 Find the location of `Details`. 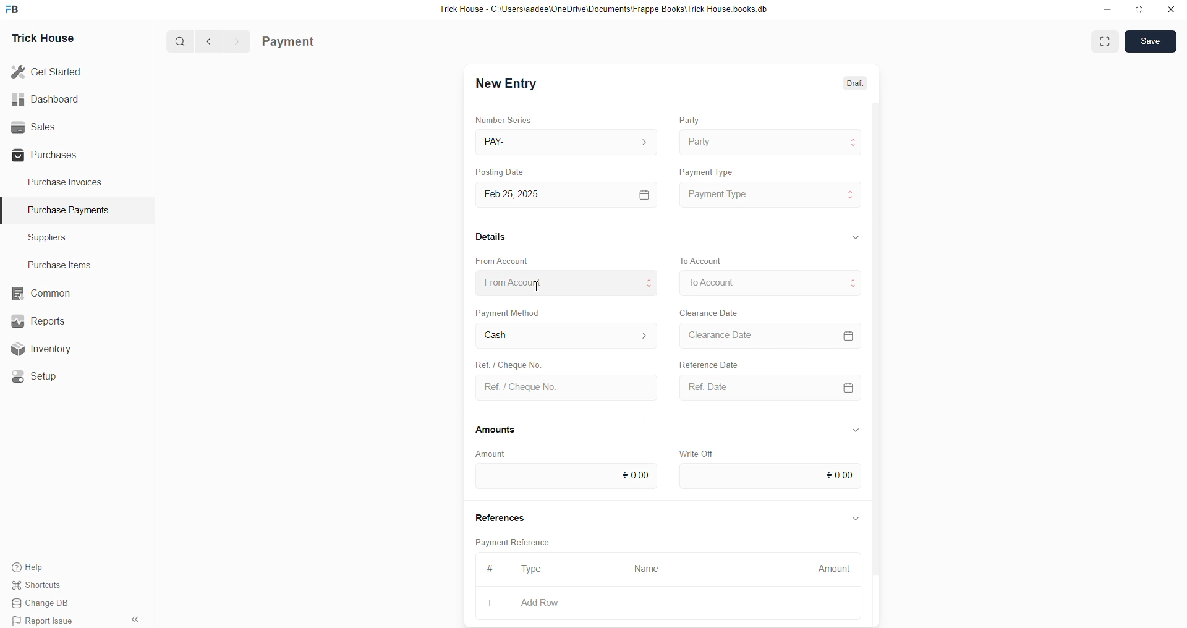

Details is located at coordinates (493, 235).